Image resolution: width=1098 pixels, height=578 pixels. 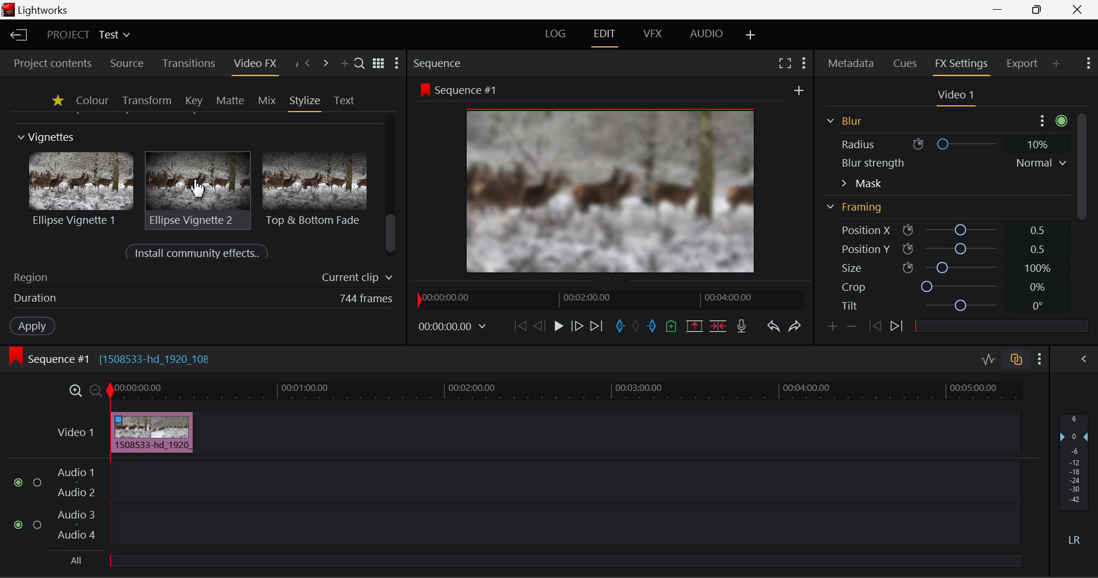 I want to click on Toggle audio levels editing, so click(x=988, y=358).